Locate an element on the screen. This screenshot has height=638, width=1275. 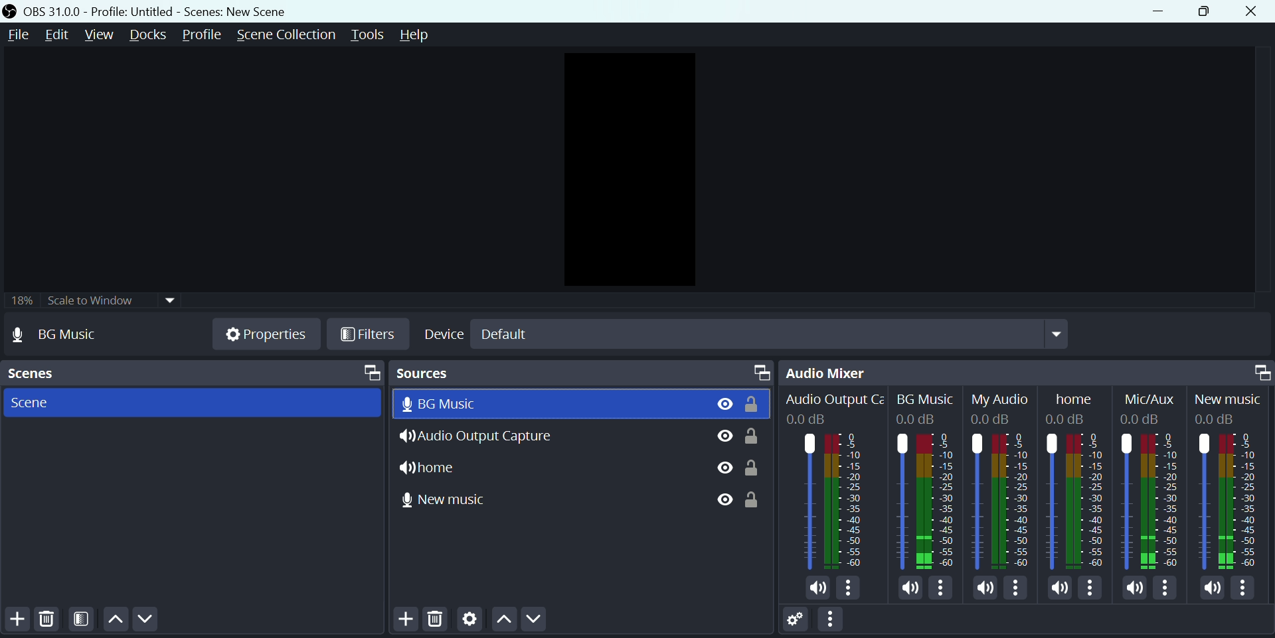
New Music is located at coordinates (1232, 481).